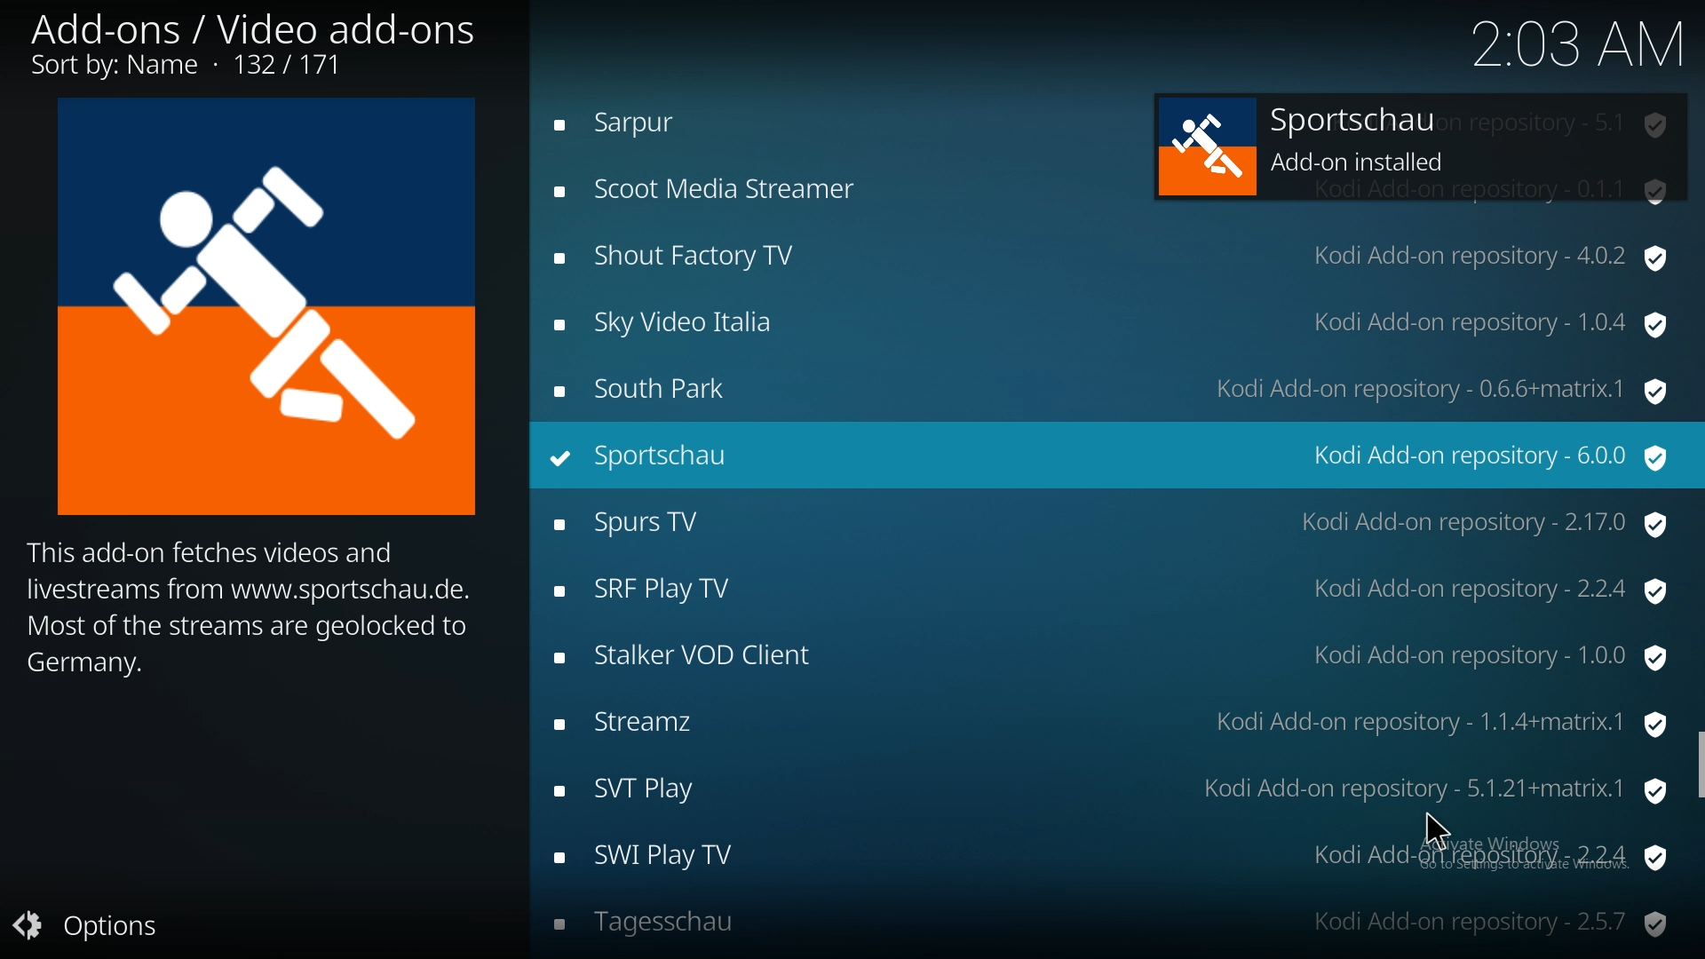 This screenshot has height=959, width=1705. I want to click on tagesschau, so click(1119, 917).